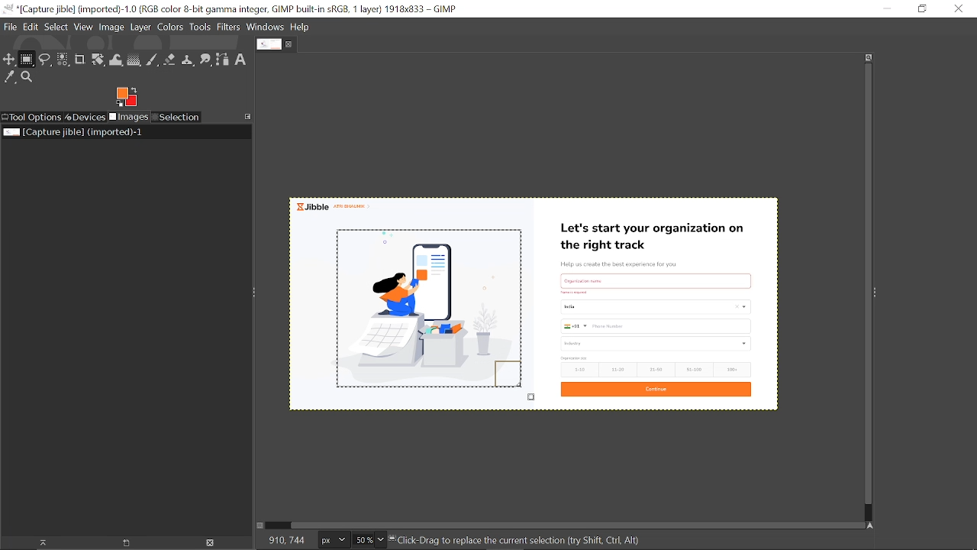 The image size is (977, 550). I want to click on industry, so click(657, 344).